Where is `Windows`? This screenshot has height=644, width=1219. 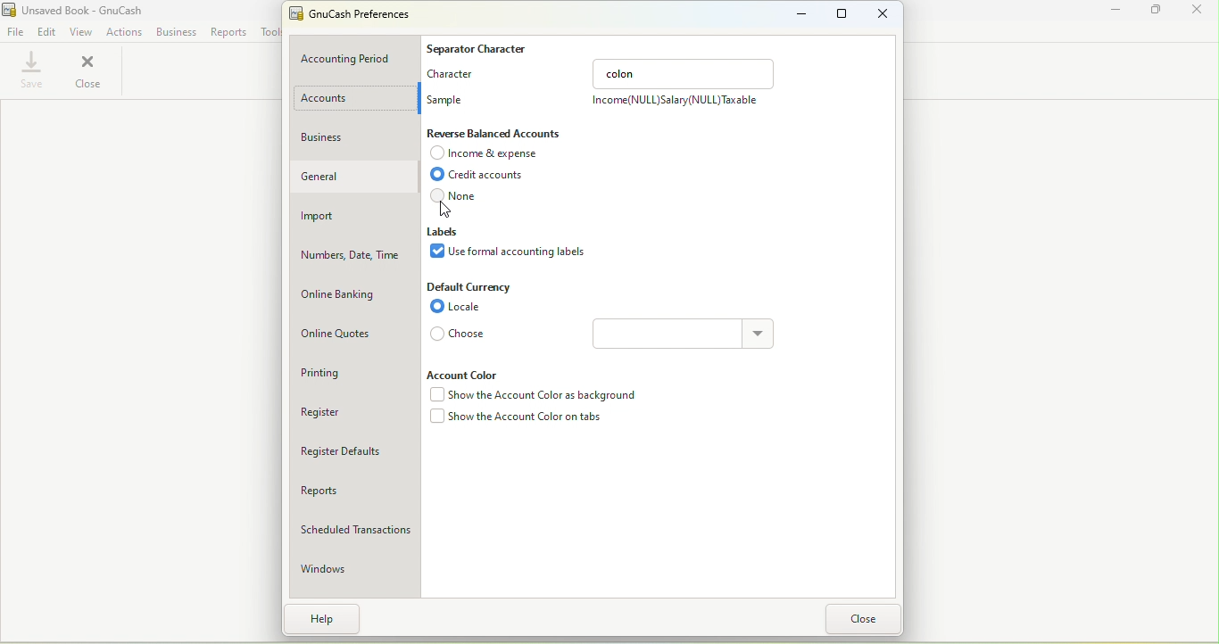 Windows is located at coordinates (357, 571).